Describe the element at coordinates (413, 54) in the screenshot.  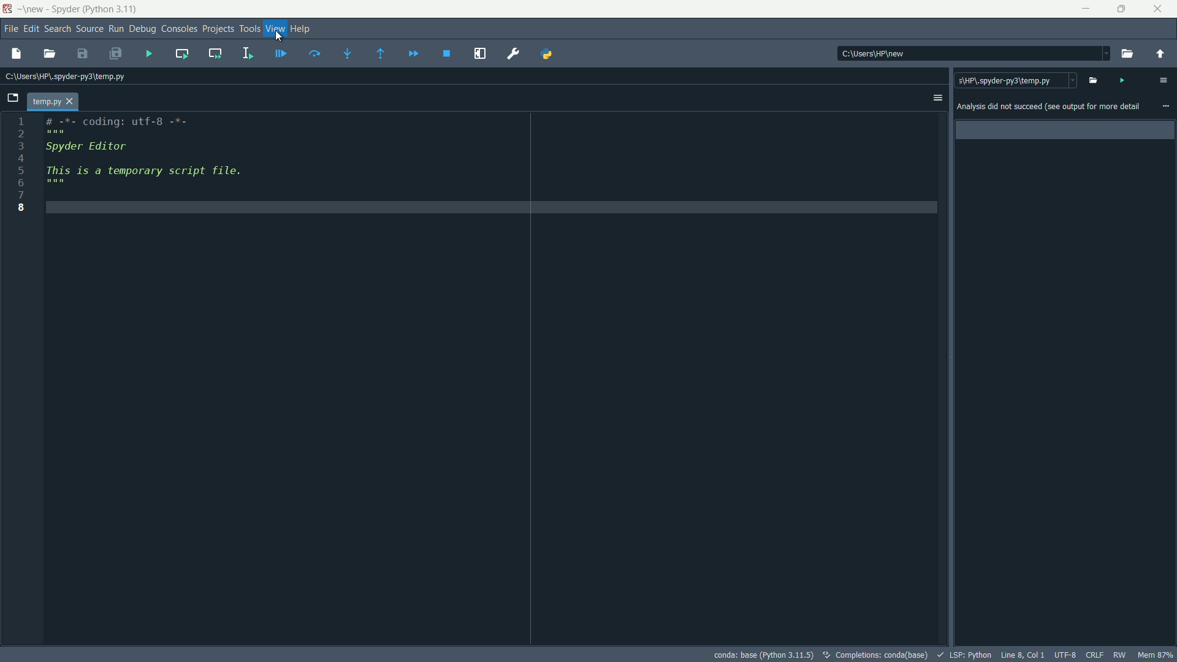
I see `continue execution until next breakpoint` at that location.